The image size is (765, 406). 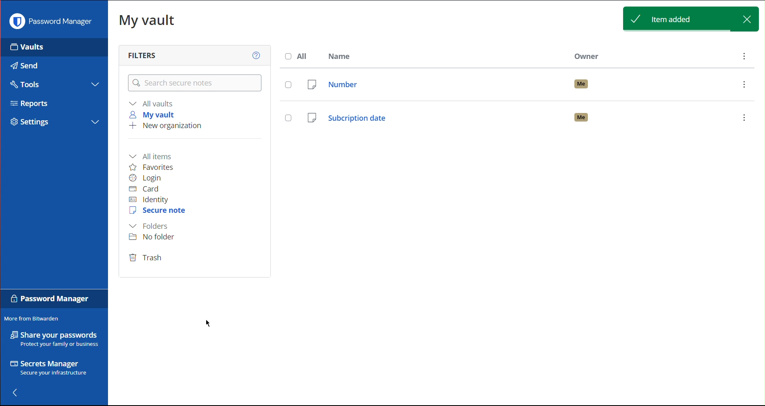 What do you see at coordinates (53, 21) in the screenshot?
I see `Password Manager` at bounding box center [53, 21].